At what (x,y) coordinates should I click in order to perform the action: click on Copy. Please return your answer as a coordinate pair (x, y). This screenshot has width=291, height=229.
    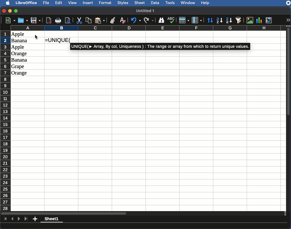
    Looking at the image, I should click on (89, 20).